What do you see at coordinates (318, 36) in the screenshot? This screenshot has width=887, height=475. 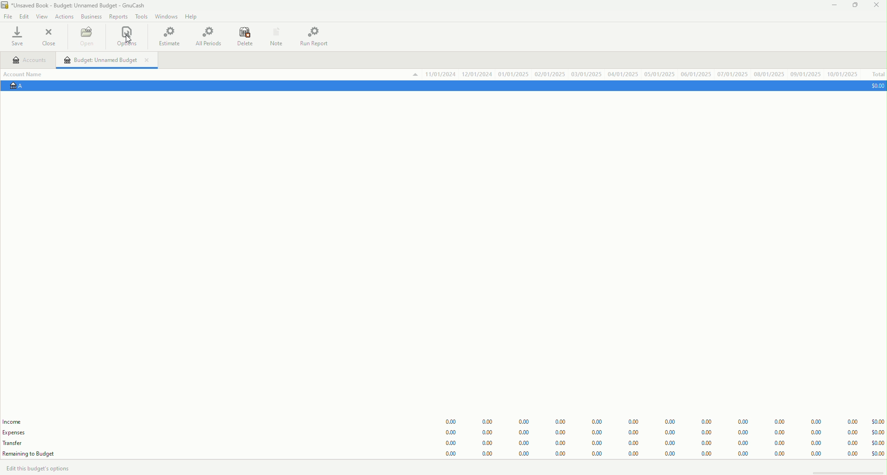 I see `Run Report` at bounding box center [318, 36].